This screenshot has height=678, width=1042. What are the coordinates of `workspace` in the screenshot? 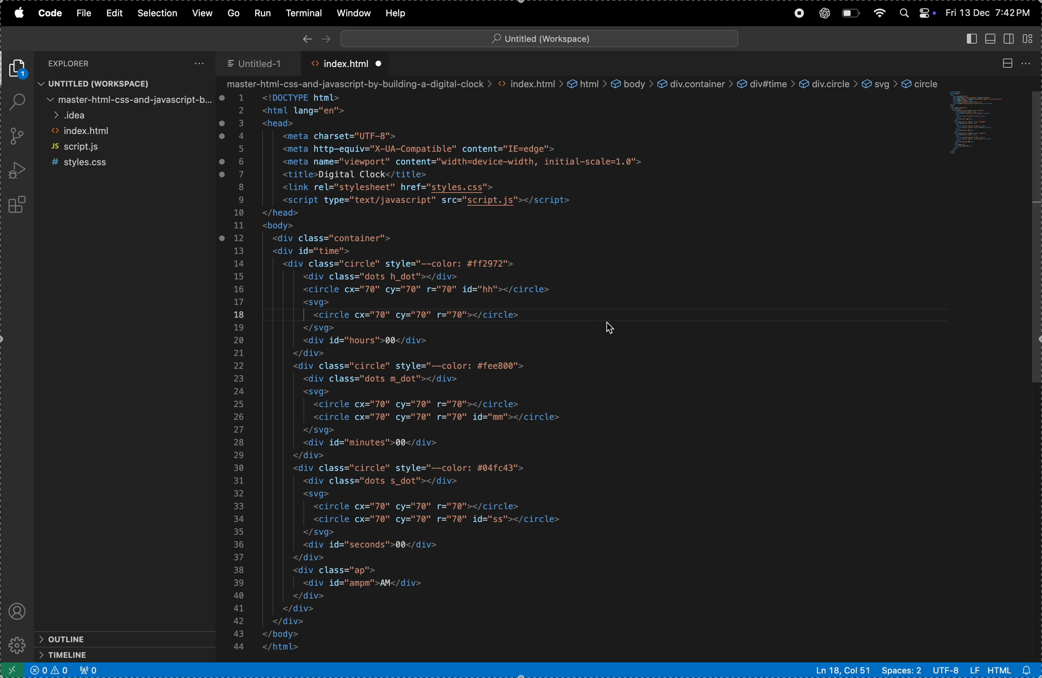 It's located at (125, 84).